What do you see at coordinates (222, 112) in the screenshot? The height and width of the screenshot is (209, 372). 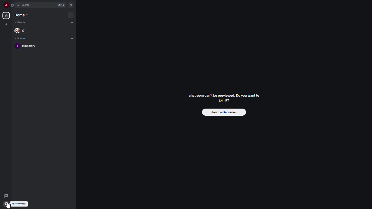 I see `join the discussion` at bounding box center [222, 112].